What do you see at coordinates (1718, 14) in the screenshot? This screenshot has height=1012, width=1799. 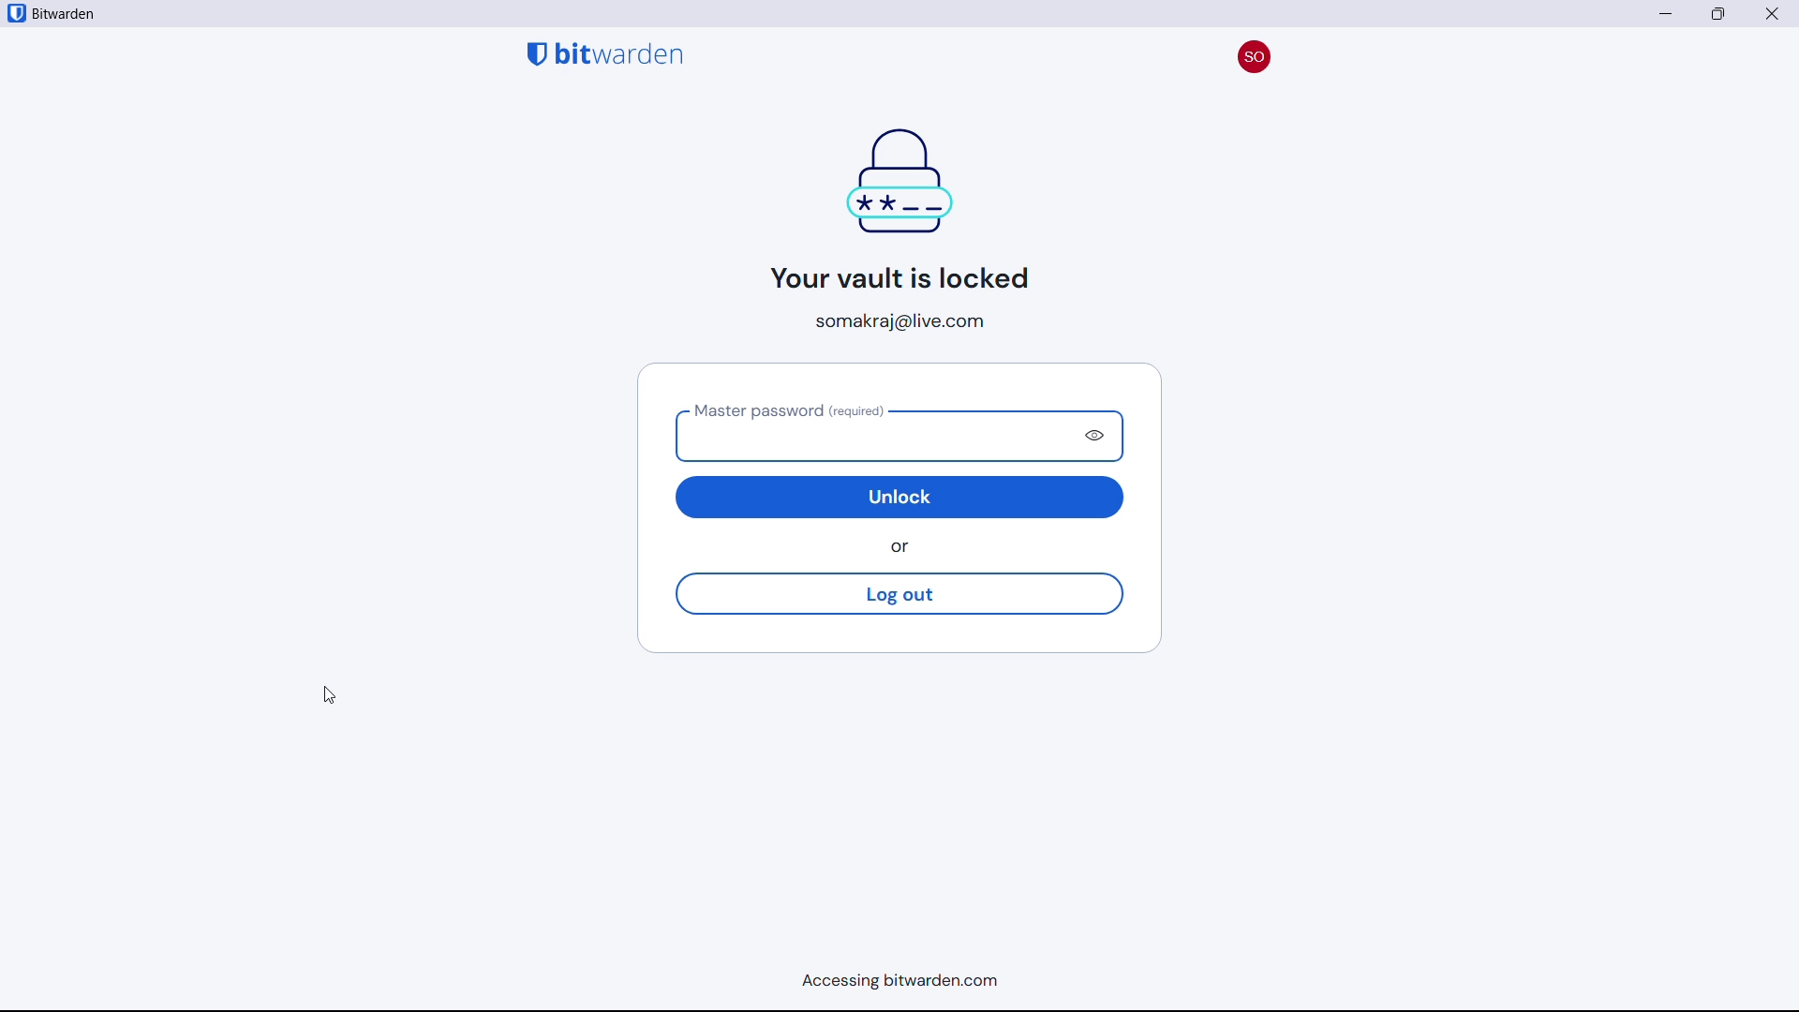 I see `close` at bounding box center [1718, 14].